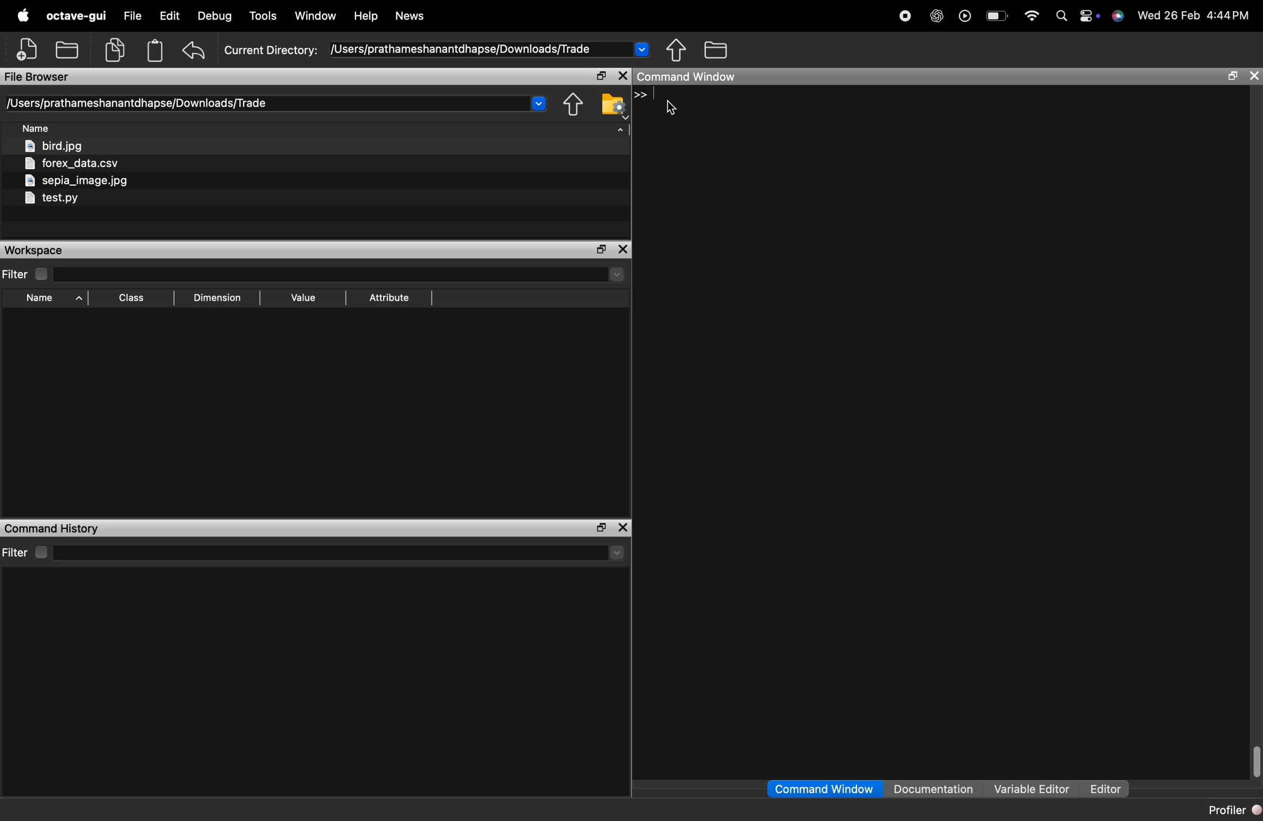 This screenshot has width=1263, height=821. Describe the element at coordinates (1233, 77) in the screenshot. I see `open in separate window` at that location.